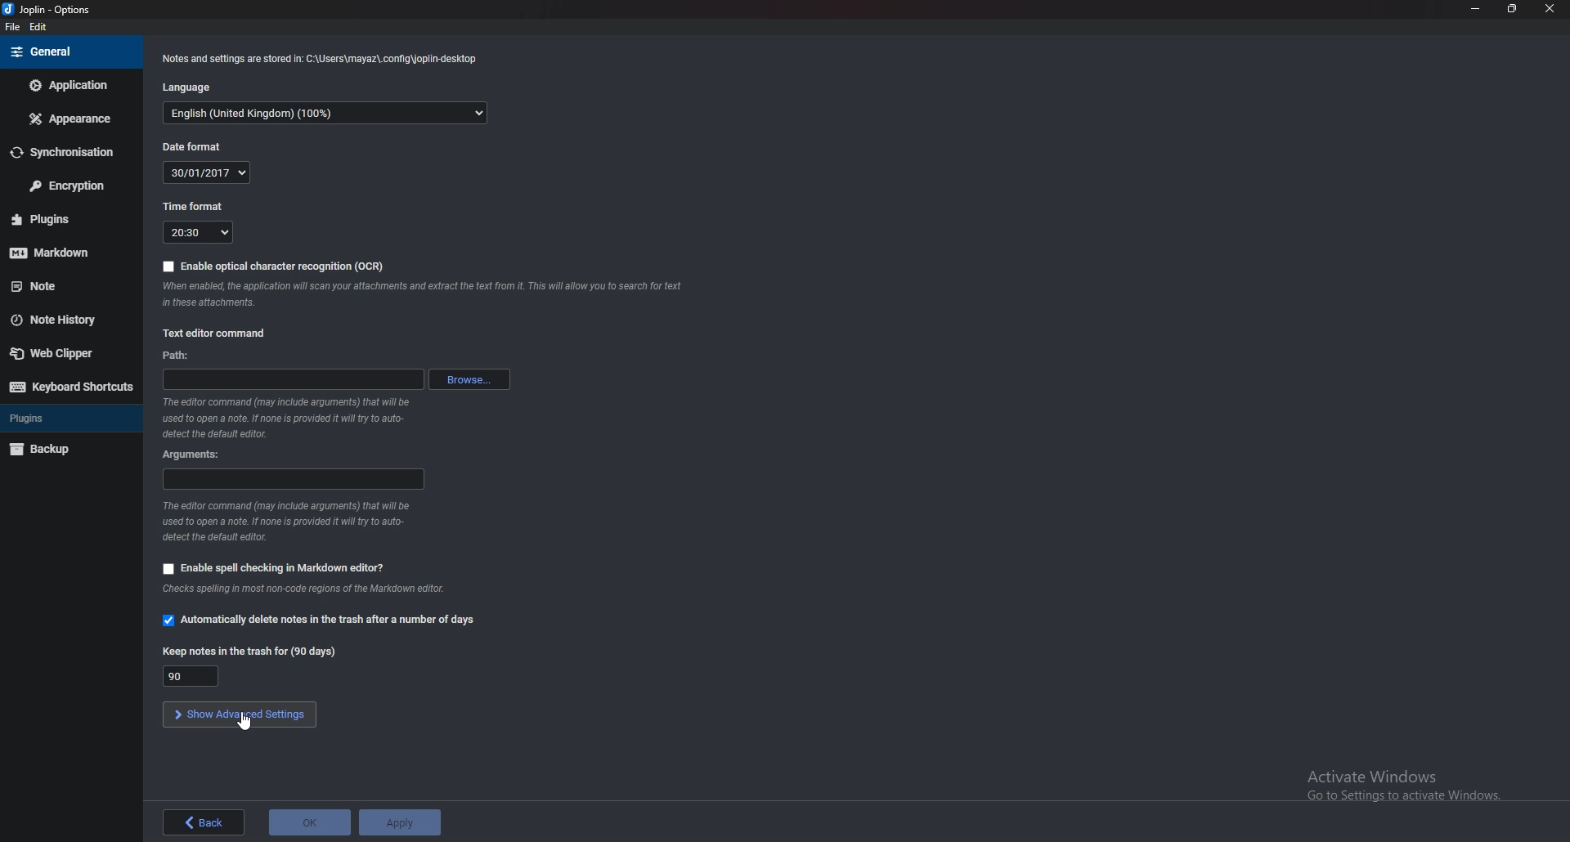 Image resolution: width=1570 pixels, height=842 pixels. What do you see at coordinates (68, 253) in the screenshot?
I see `markdown` at bounding box center [68, 253].